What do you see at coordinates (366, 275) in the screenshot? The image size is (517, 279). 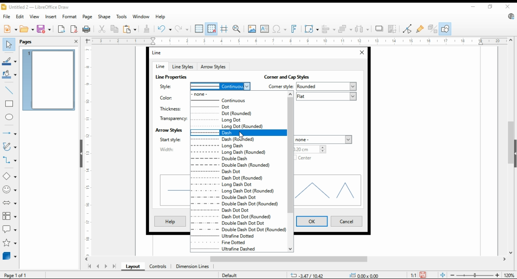 I see `0.00x0.00` at bounding box center [366, 275].